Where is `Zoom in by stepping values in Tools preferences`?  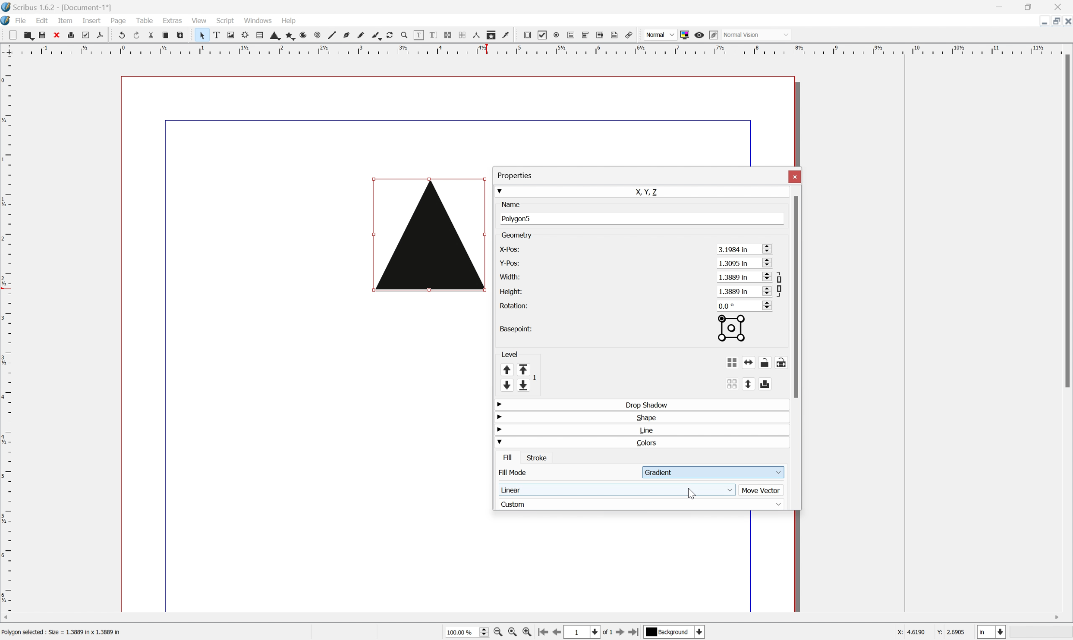
Zoom in by stepping values in Tools preferences is located at coordinates (526, 632).